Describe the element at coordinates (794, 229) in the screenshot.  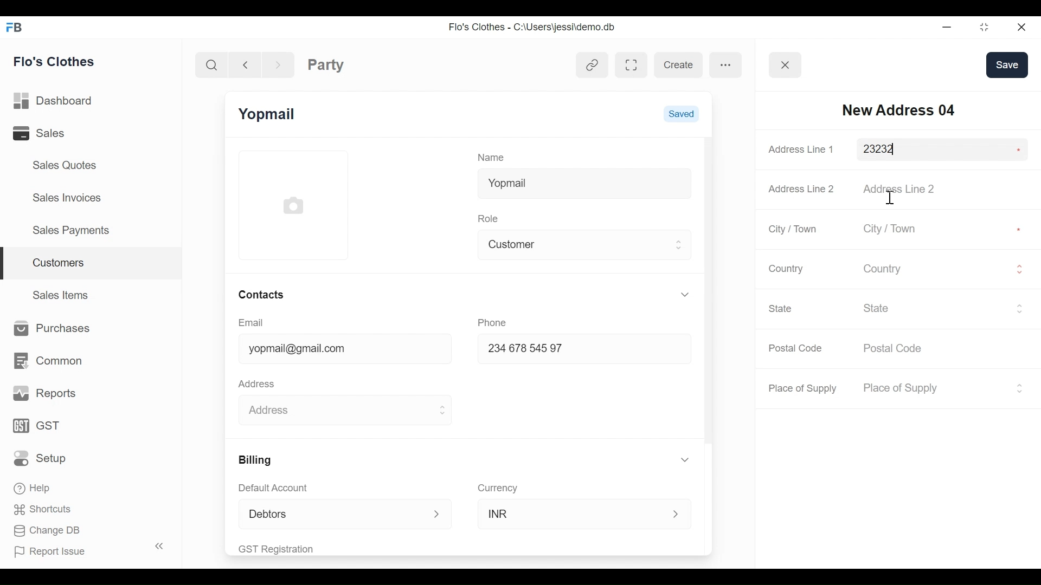
I see `City / Town` at that location.